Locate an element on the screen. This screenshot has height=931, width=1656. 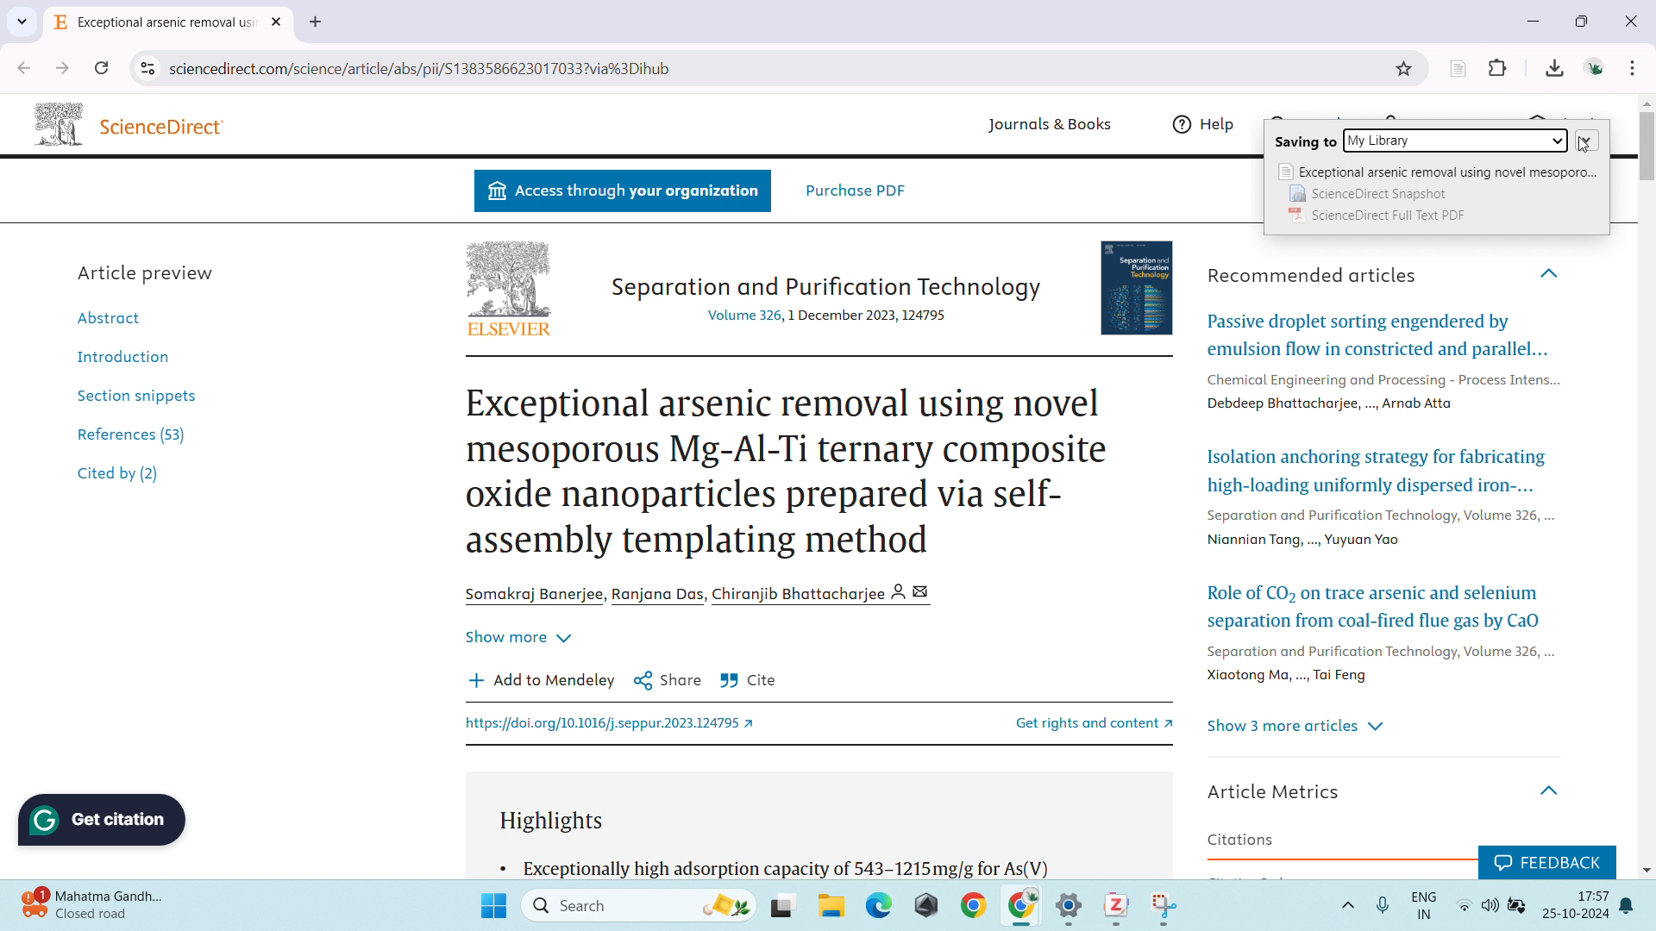
Recommended articles is located at coordinates (1313, 275).